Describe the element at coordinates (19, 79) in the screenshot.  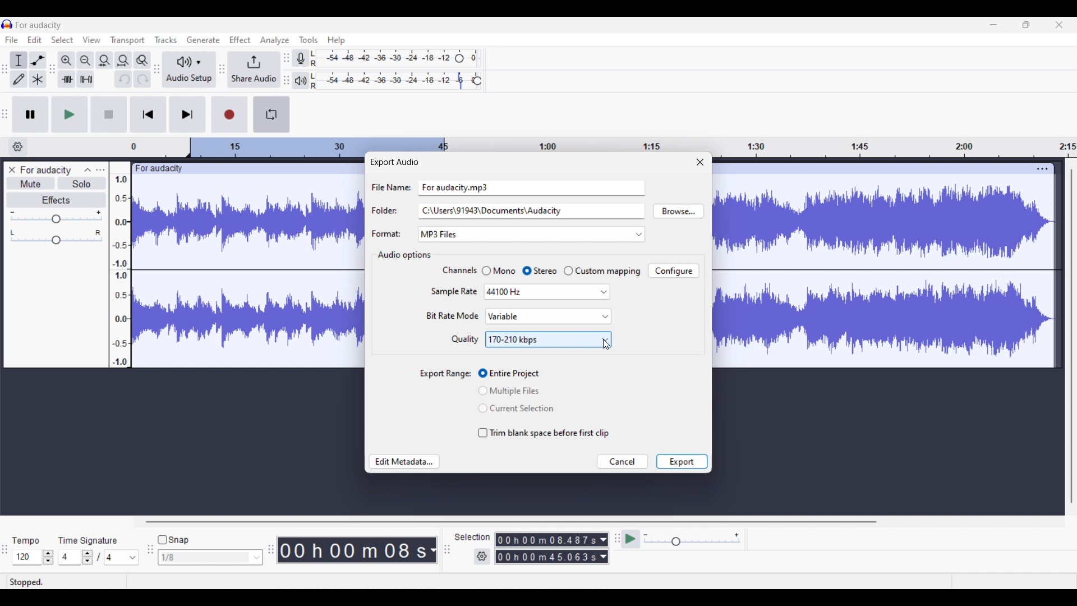
I see `Draw tool` at that location.